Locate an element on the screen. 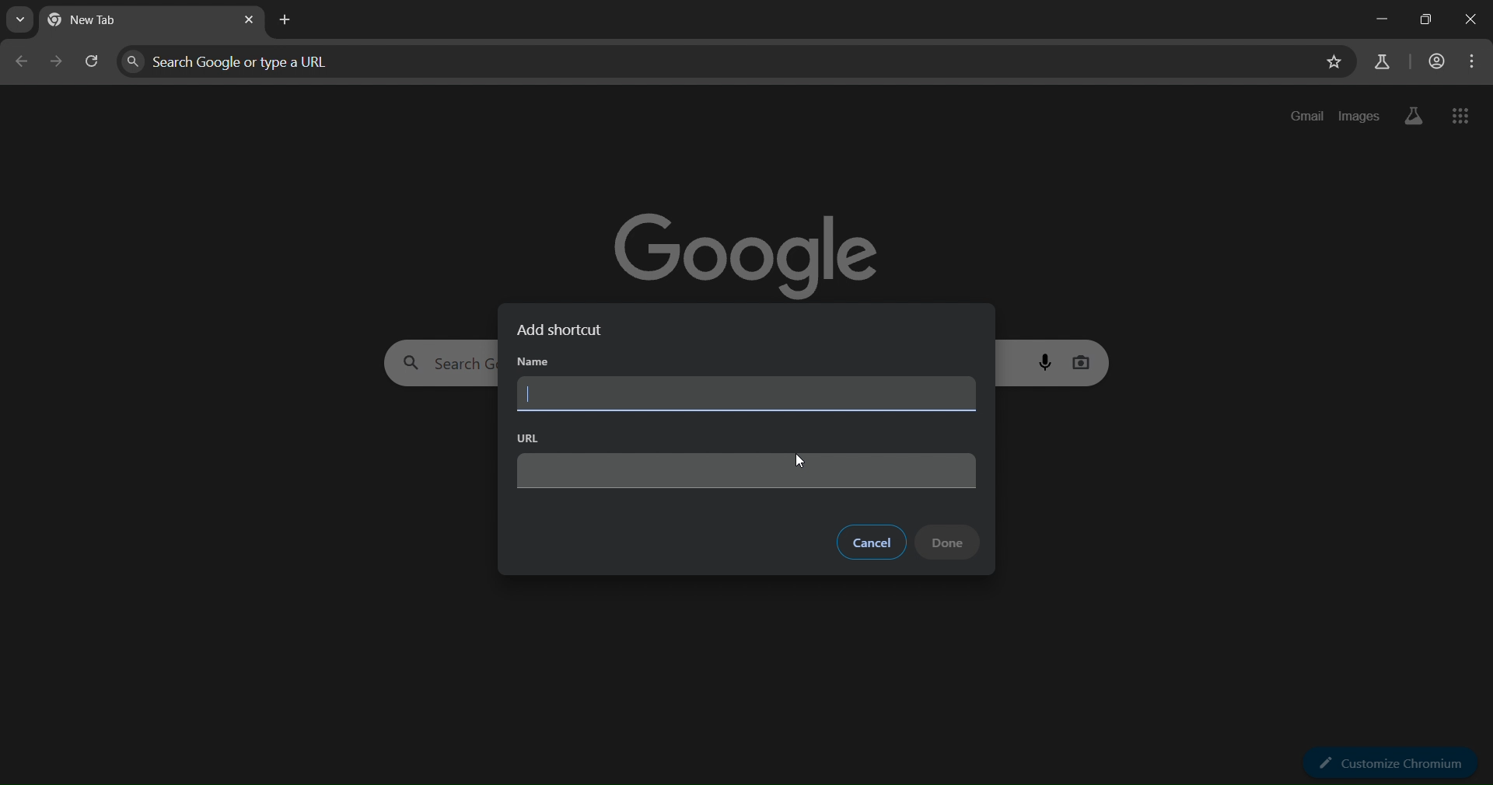 This screenshot has width=1493, height=785. reload page is located at coordinates (93, 65).